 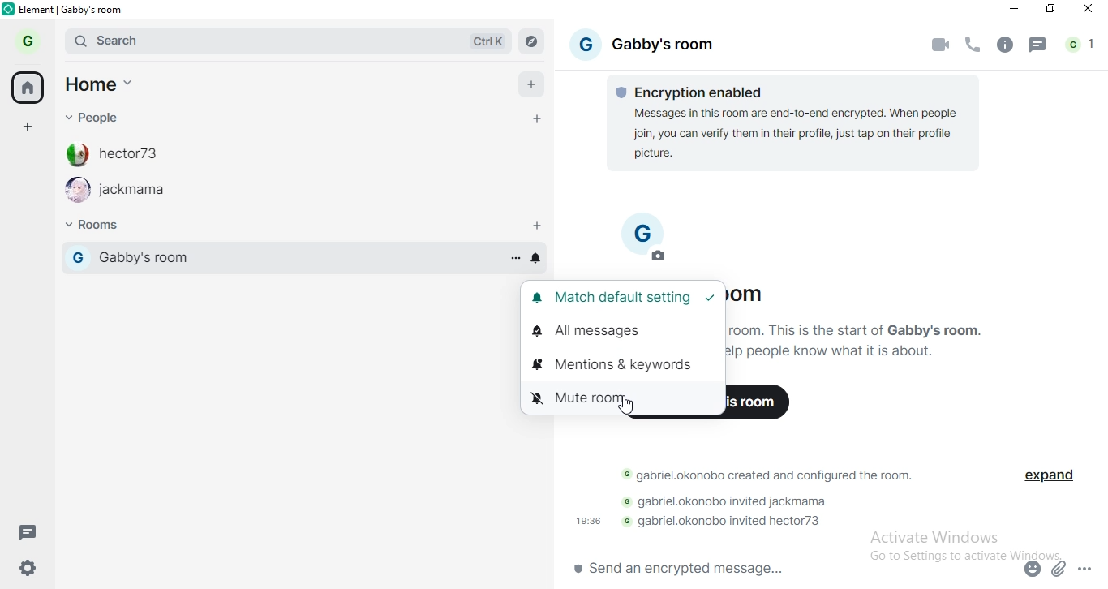 I want to click on 19:36, so click(x=589, y=522).